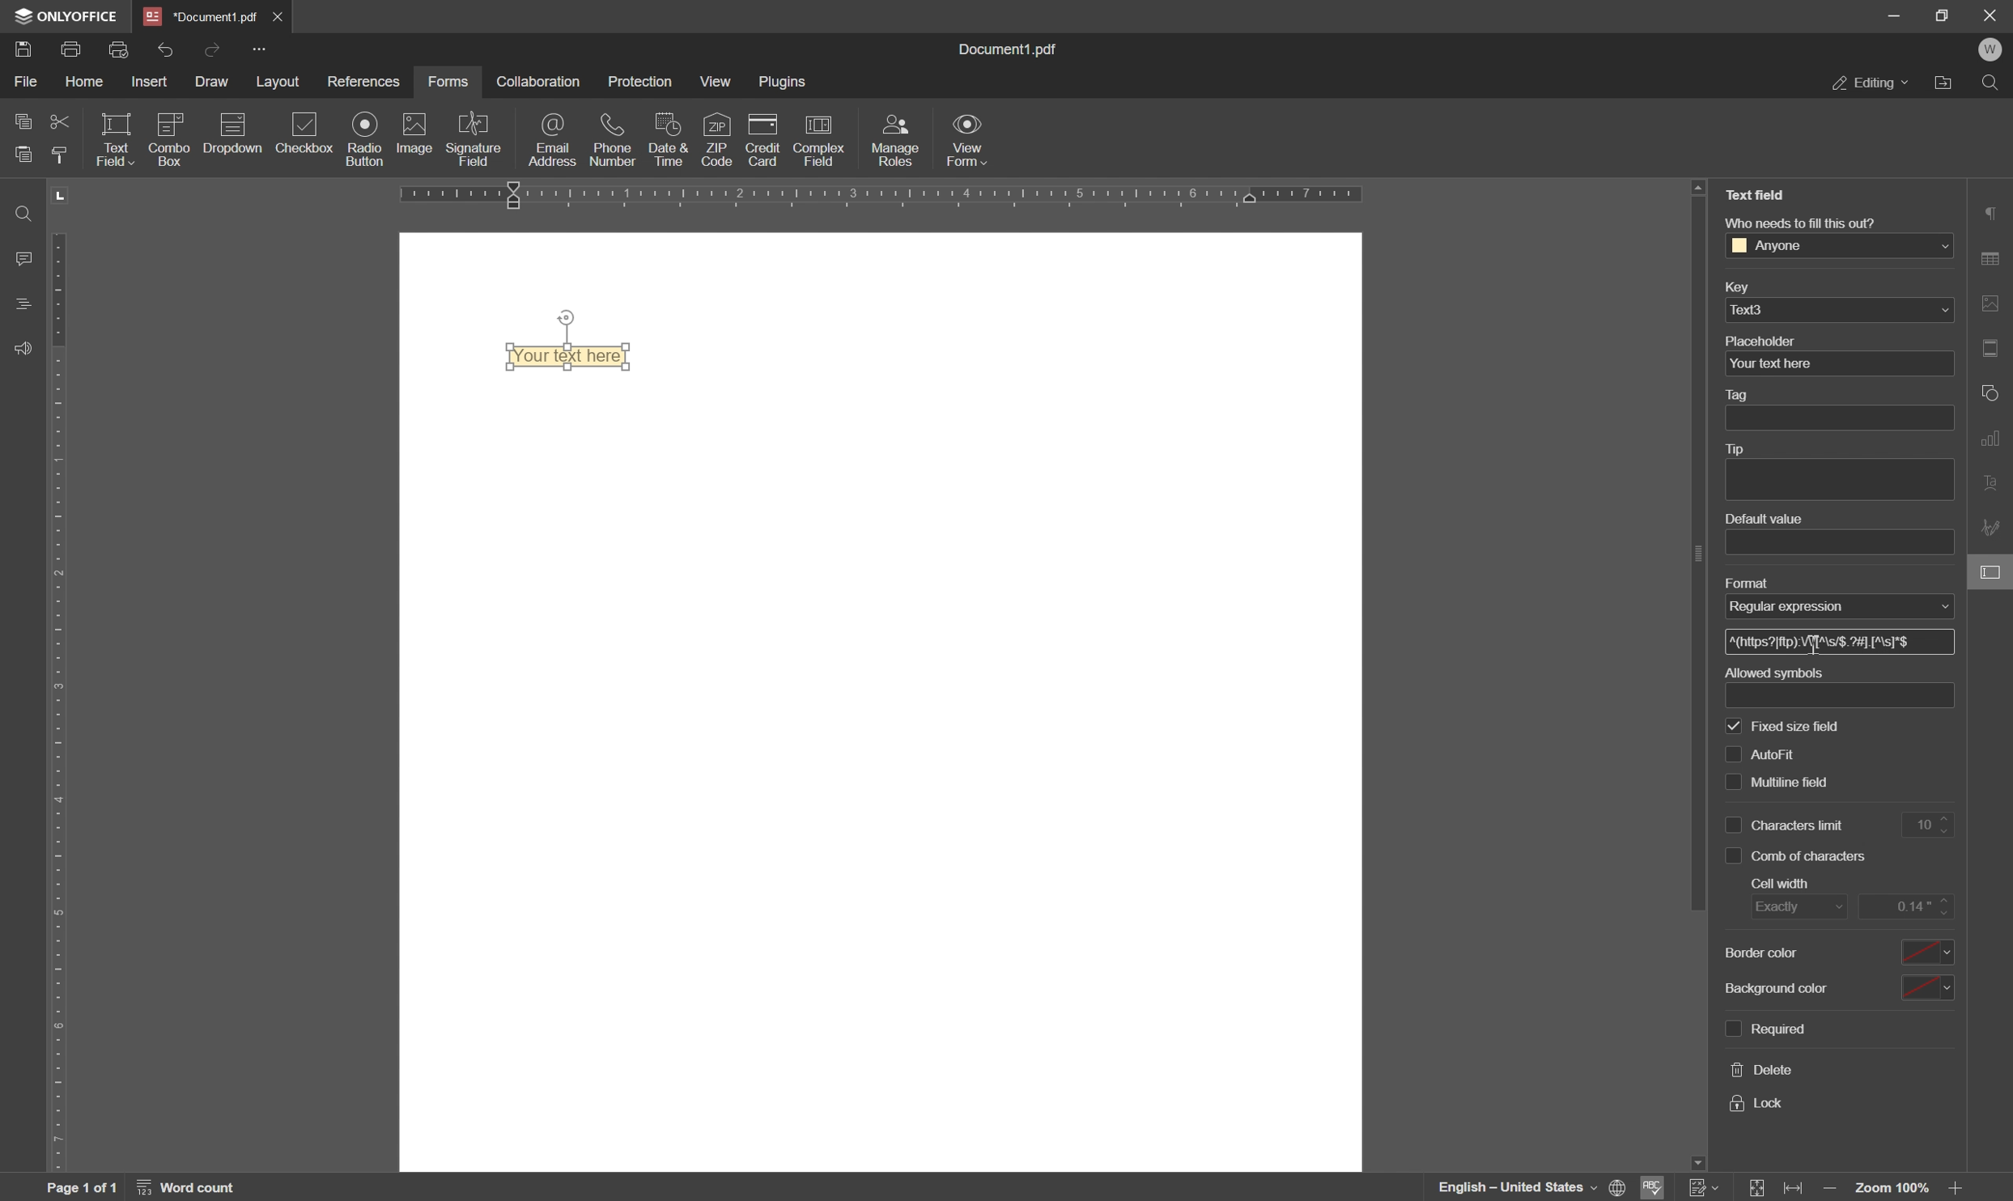 The height and width of the screenshot is (1201, 2013). What do you see at coordinates (1930, 948) in the screenshot?
I see `select border color` at bounding box center [1930, 948].